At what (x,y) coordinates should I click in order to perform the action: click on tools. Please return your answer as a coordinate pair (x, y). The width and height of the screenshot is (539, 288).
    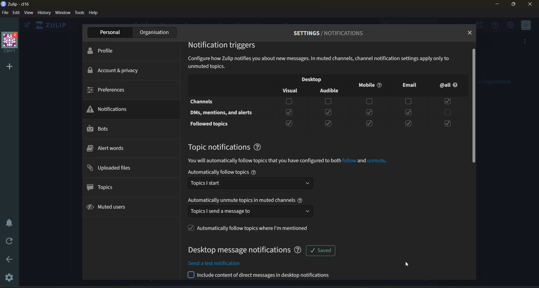
    Looking at the image, I should click on (80, 13).